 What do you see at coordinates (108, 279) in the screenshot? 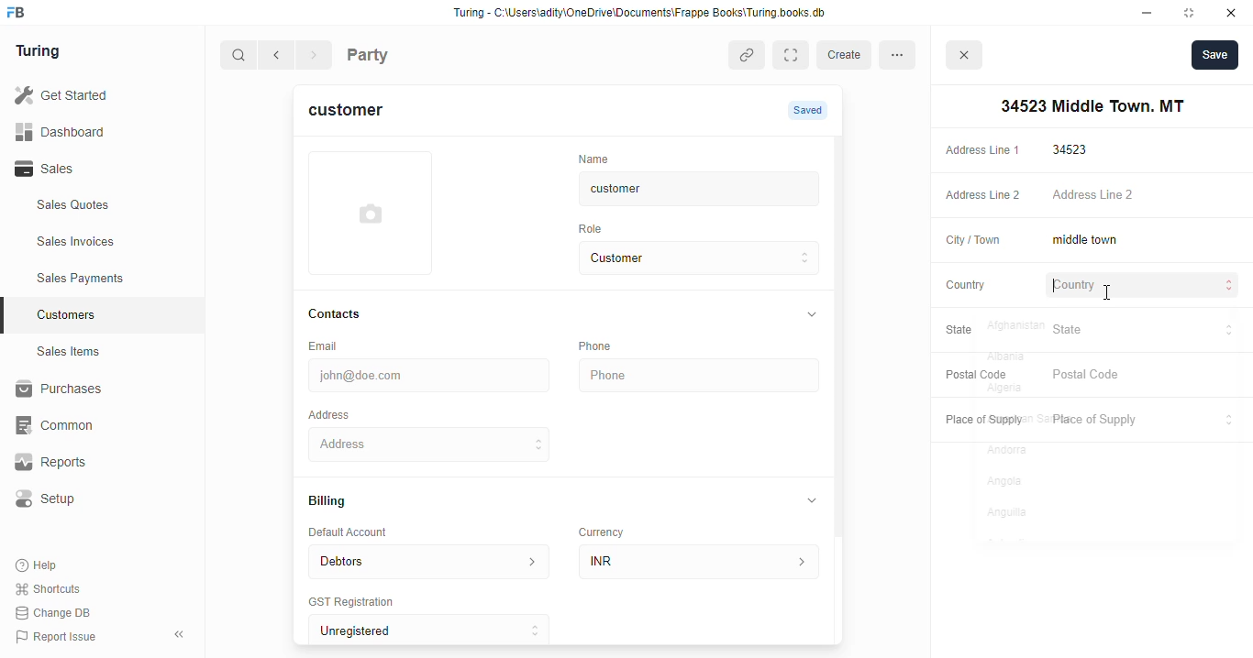
I see `Sales Payments` at bounding box center [108, 279].